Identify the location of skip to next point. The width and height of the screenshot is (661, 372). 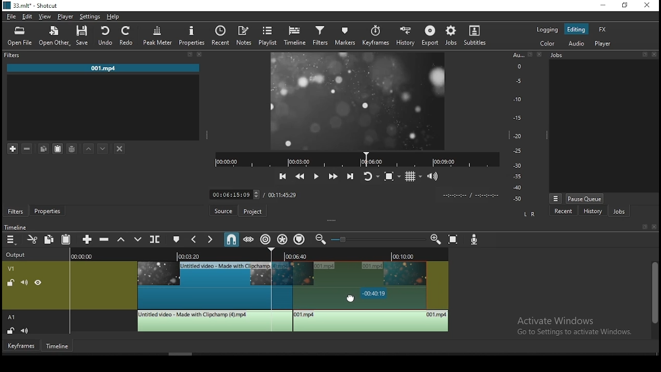
(350, 177).